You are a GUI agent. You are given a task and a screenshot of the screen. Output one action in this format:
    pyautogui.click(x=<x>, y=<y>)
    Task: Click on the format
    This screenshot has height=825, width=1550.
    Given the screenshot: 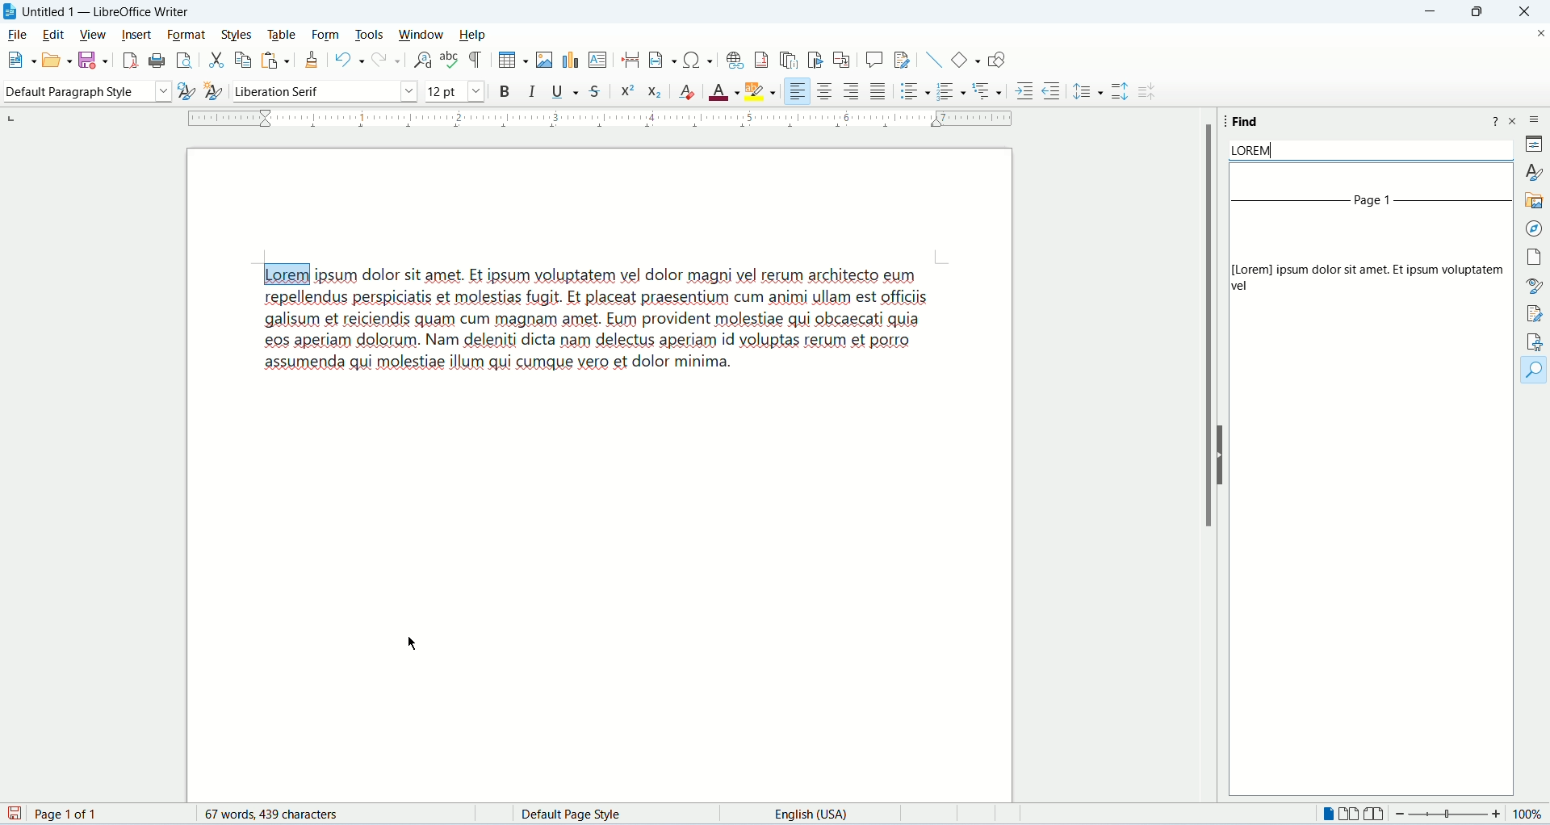 What is the action you would take?
    pyautogui.click(x=184, y=35)
    